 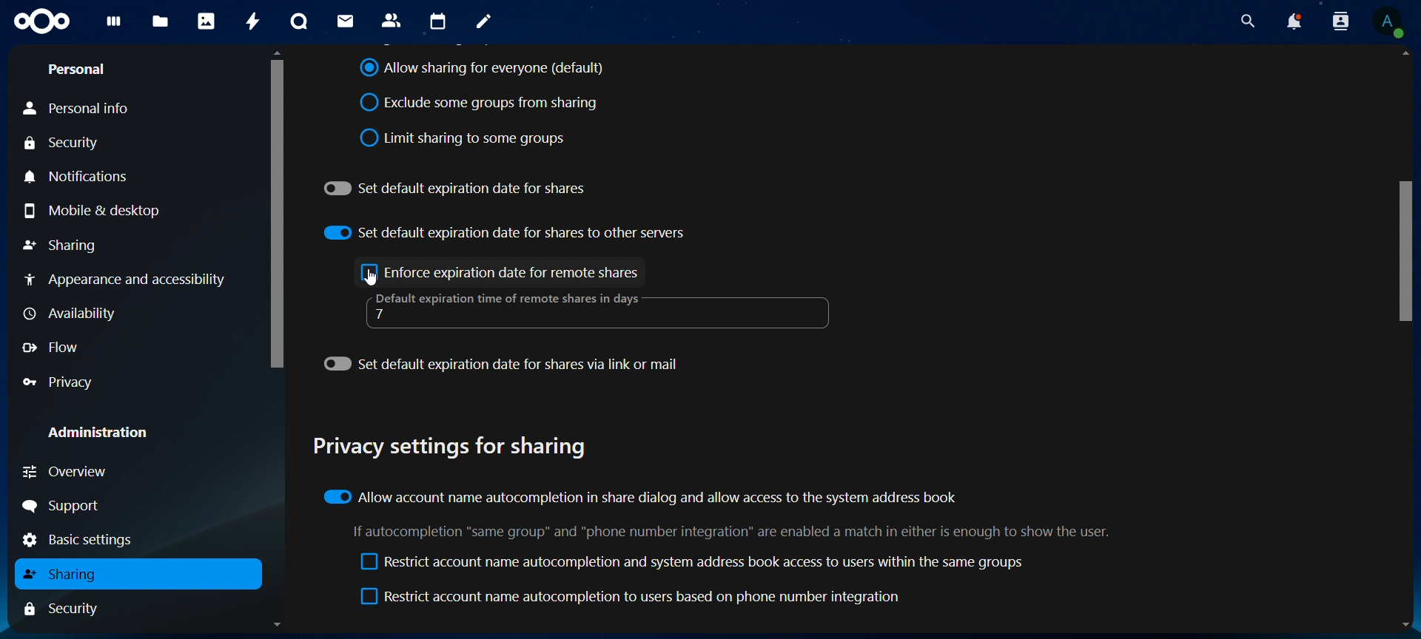 I want to click on activity, so click(x=254, y=23).